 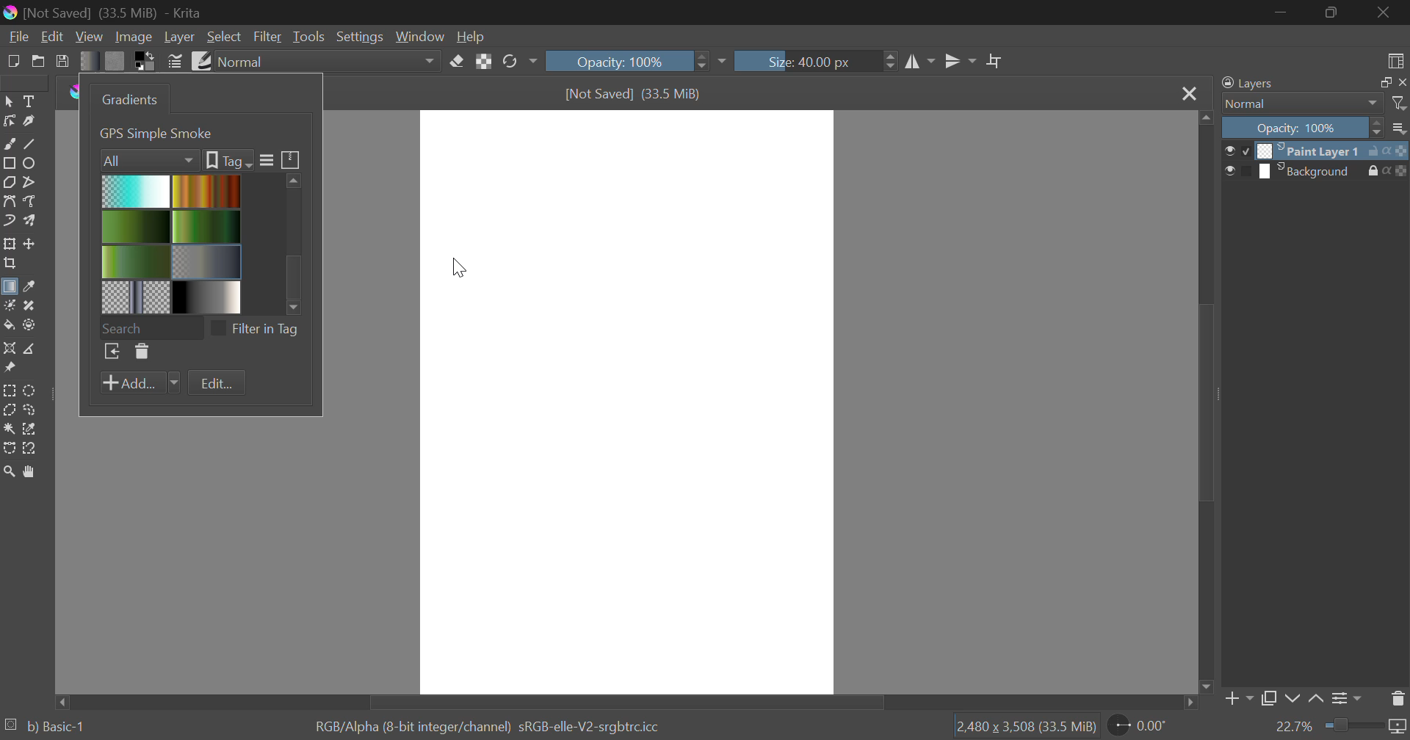 I want to click on Copy Layer, so click(x=1269, y=701).